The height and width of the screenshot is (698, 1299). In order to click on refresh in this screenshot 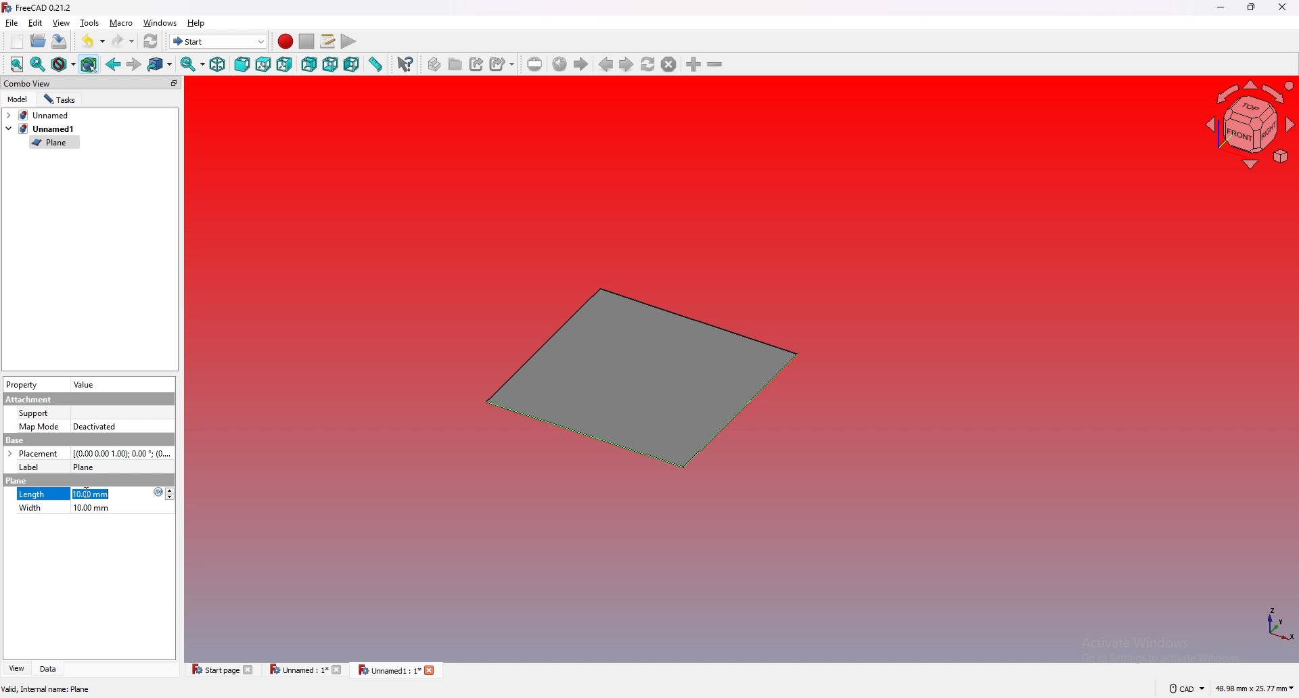, I will do `click(152, 42)`.